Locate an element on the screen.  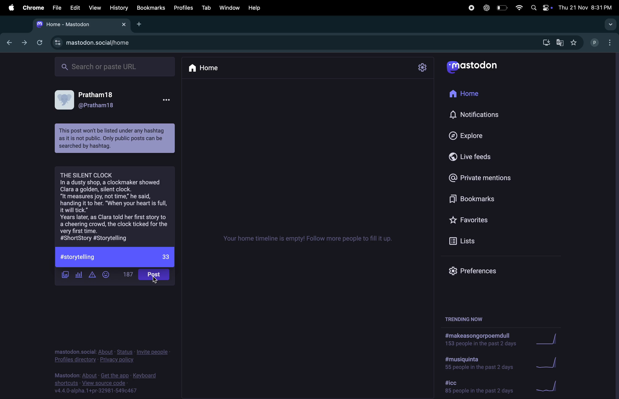
time line is located at coordinates (310, 239).